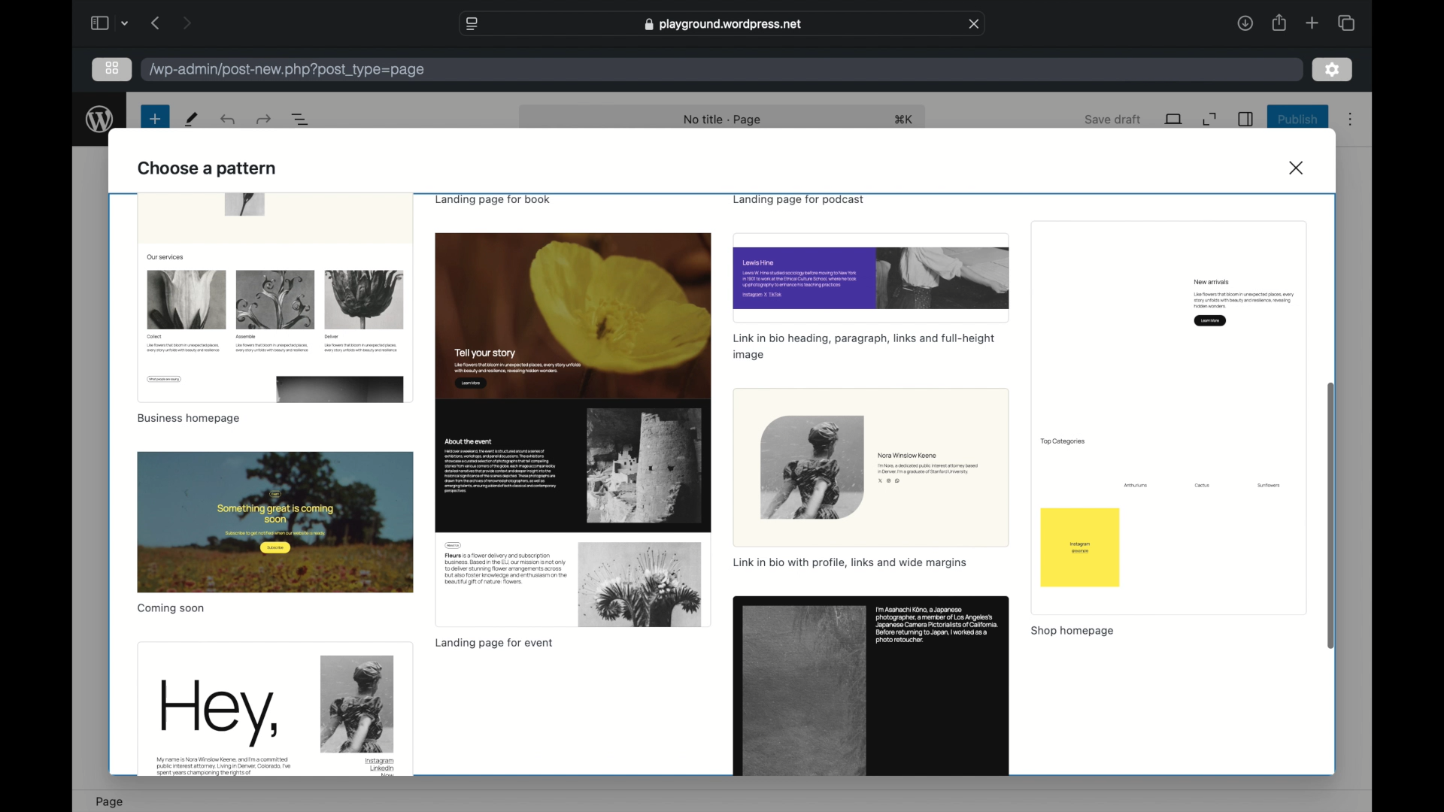  What do you see at coordinates (1115, 120) in the screenshot?
I see `save draft` at bounding box center [1115, 120].